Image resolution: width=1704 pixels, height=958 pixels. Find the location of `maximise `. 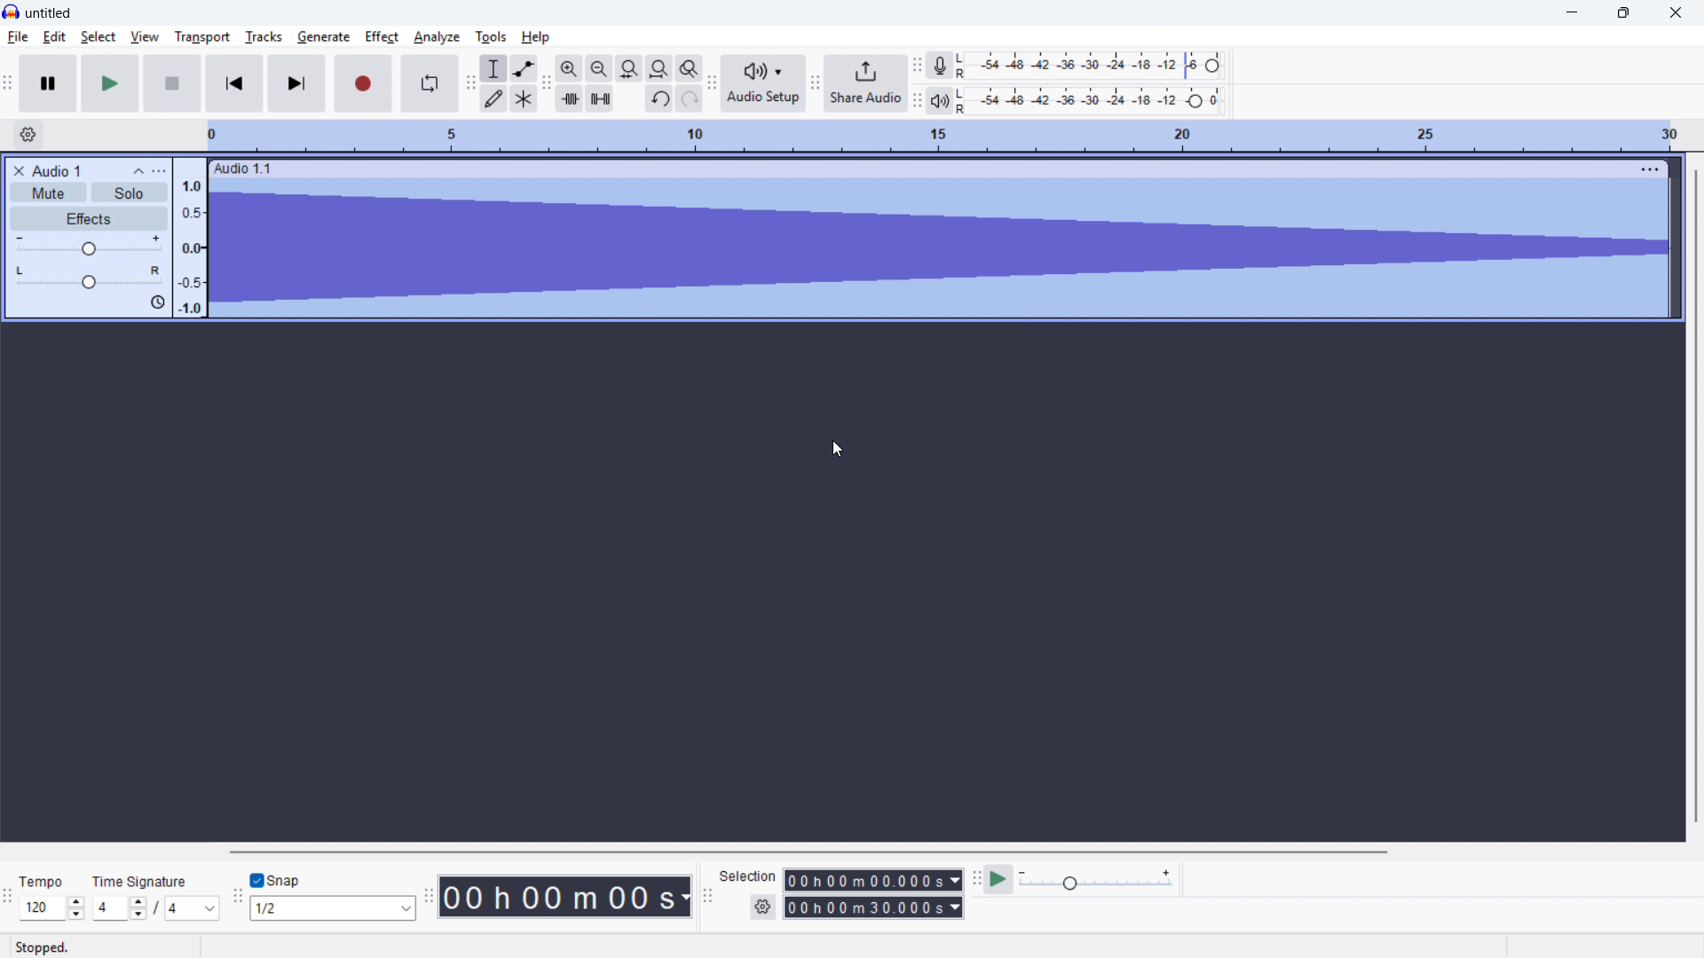

maximise  is located at coordinates (1626, 13).